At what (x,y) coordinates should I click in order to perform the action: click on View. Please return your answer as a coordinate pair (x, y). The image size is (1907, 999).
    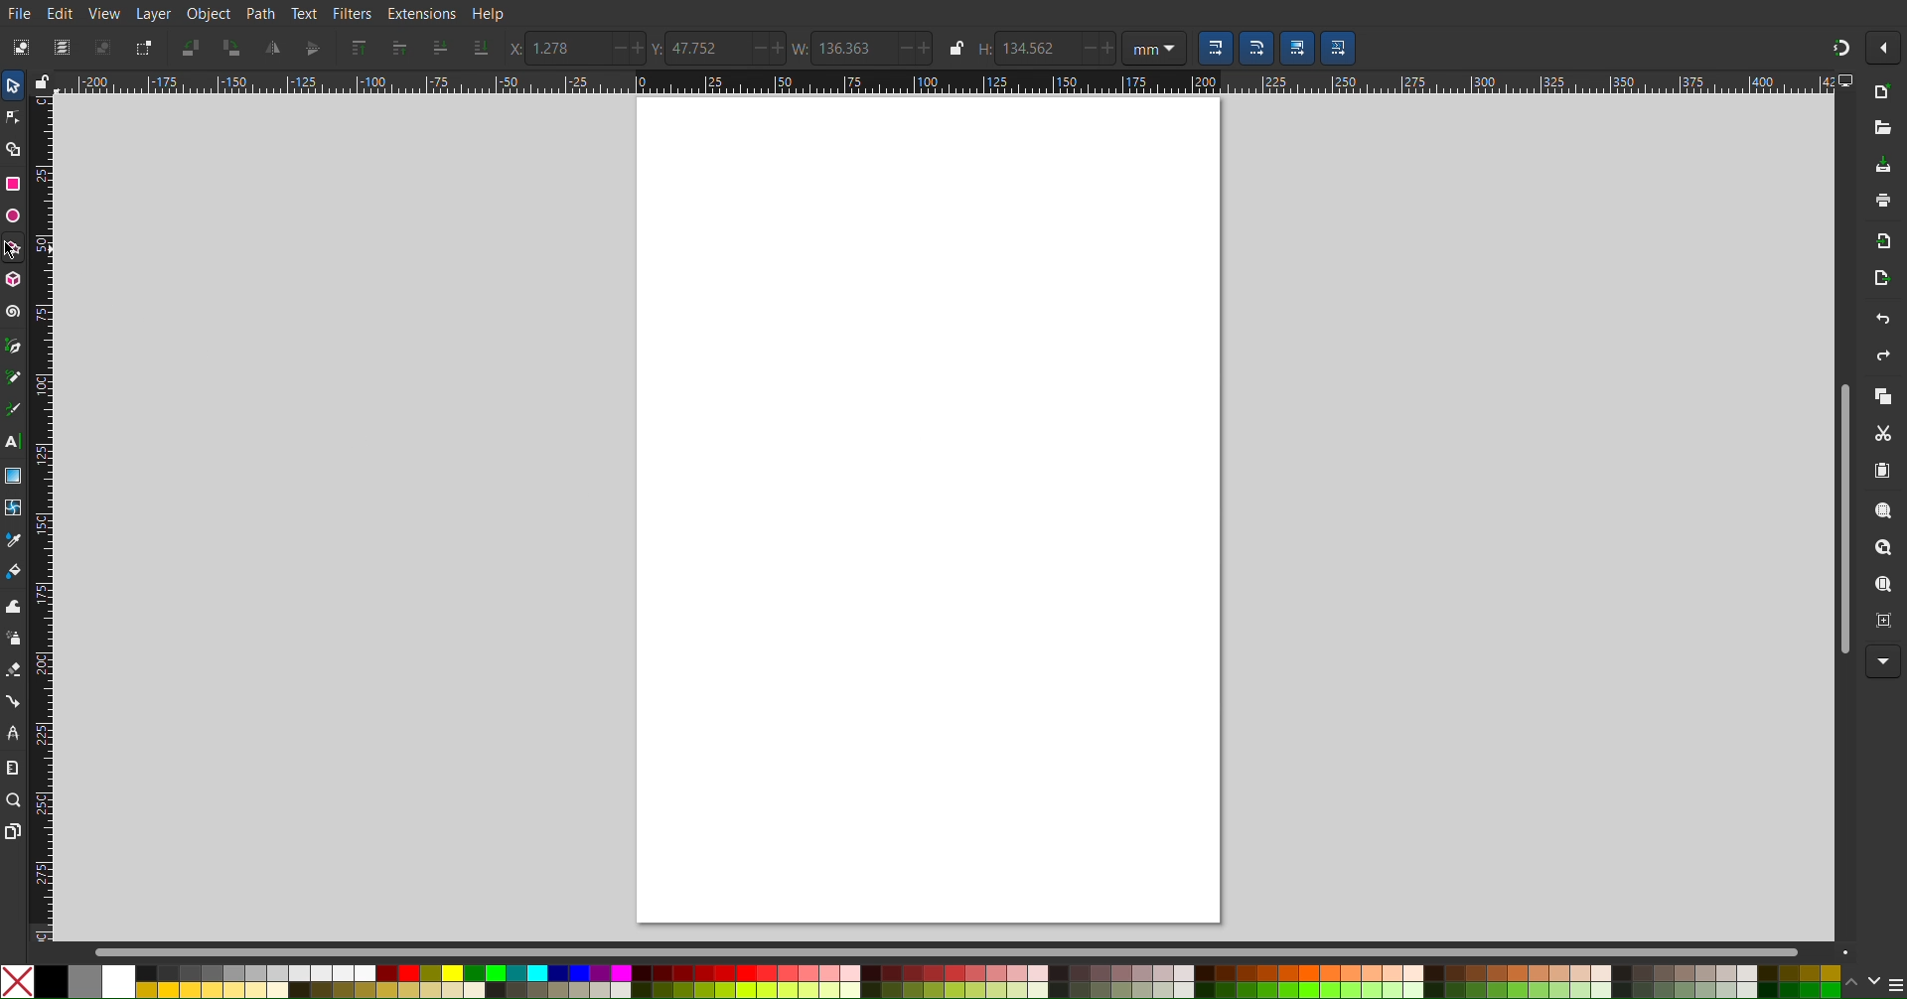
    Looking at the image, I should click on (105, 14).